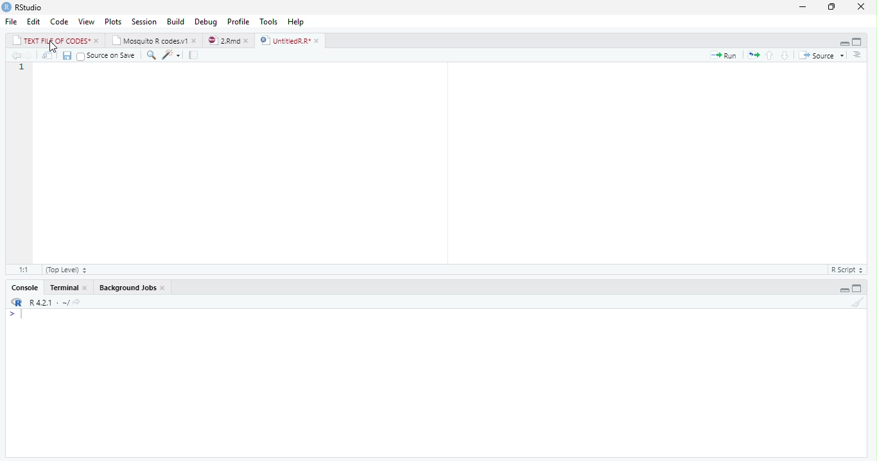 The width and height of the screenshot is (877, 461). Describe the element at coordinates (108, 56) in the screenshot. I see `source on save` at that location.